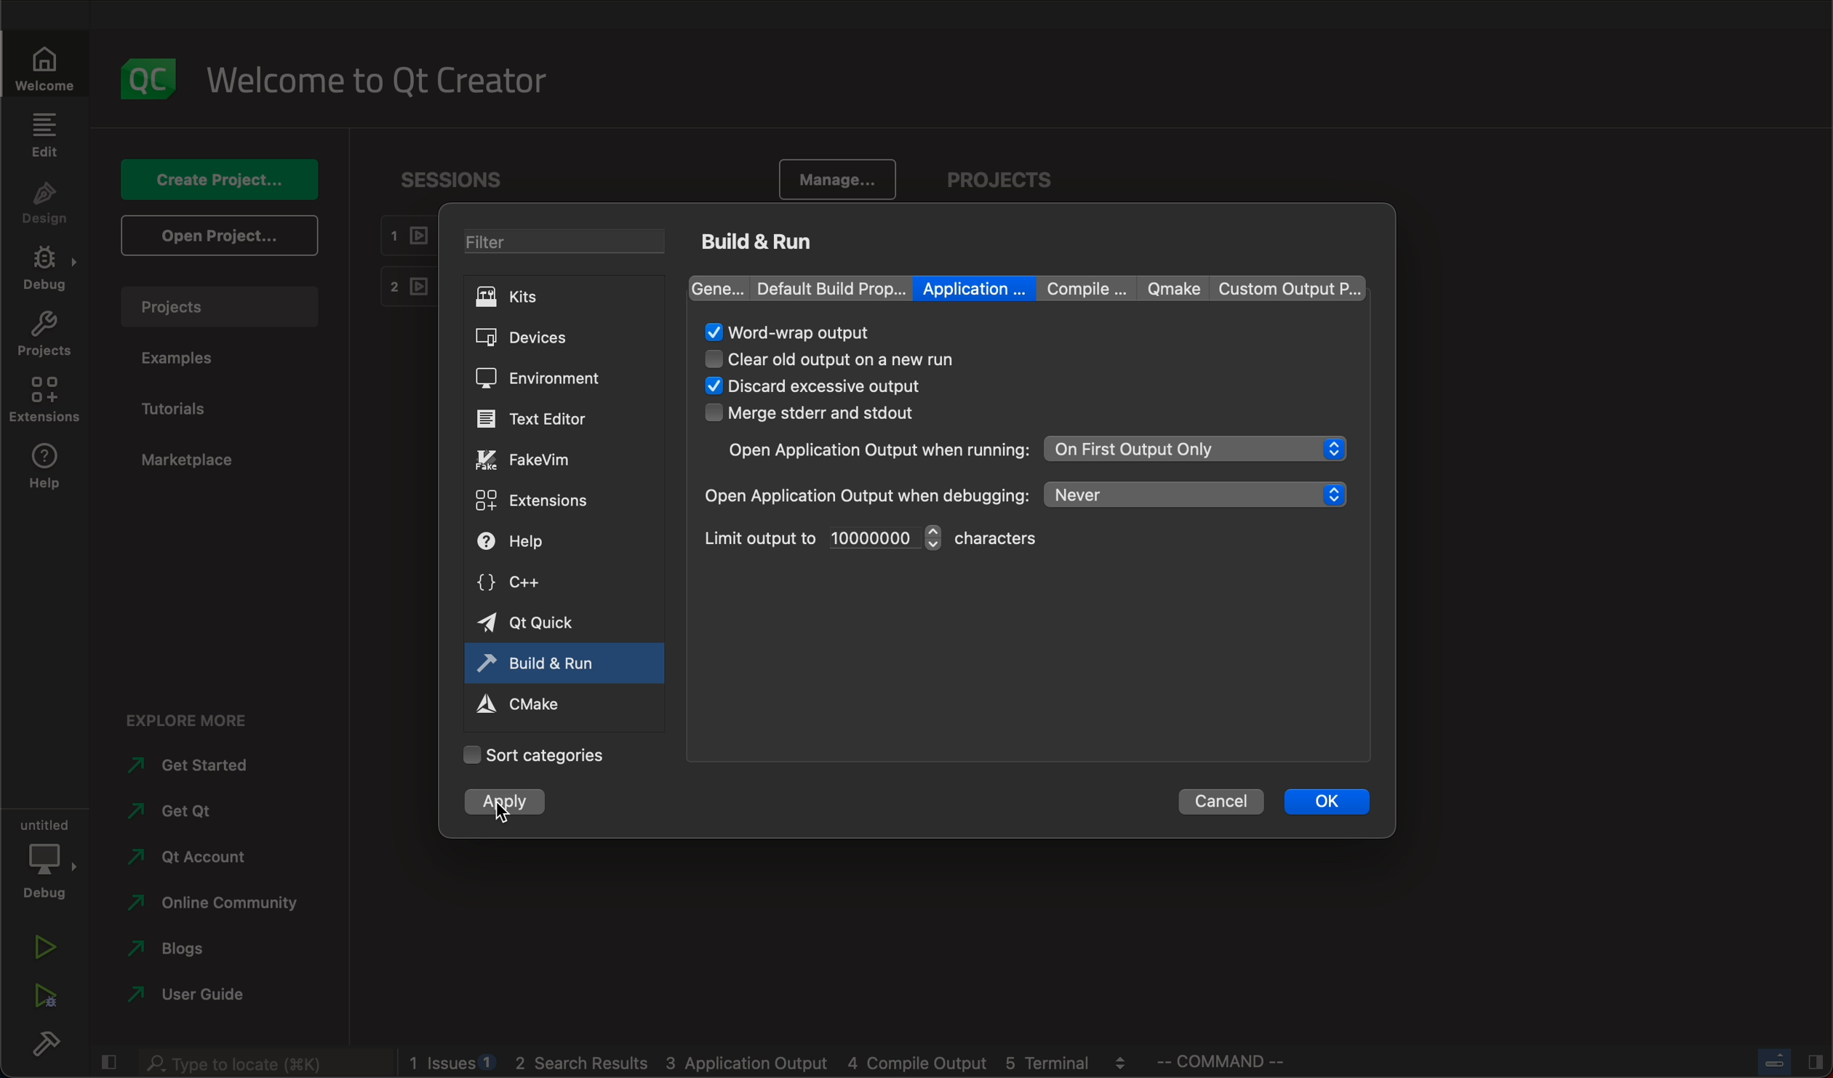 Image resolution: width=1833 pixels, height=1078 pixels. What do you see at coordinates (546, 418) in the screenshot?
I see `editor` at bounding box center [546, 418].